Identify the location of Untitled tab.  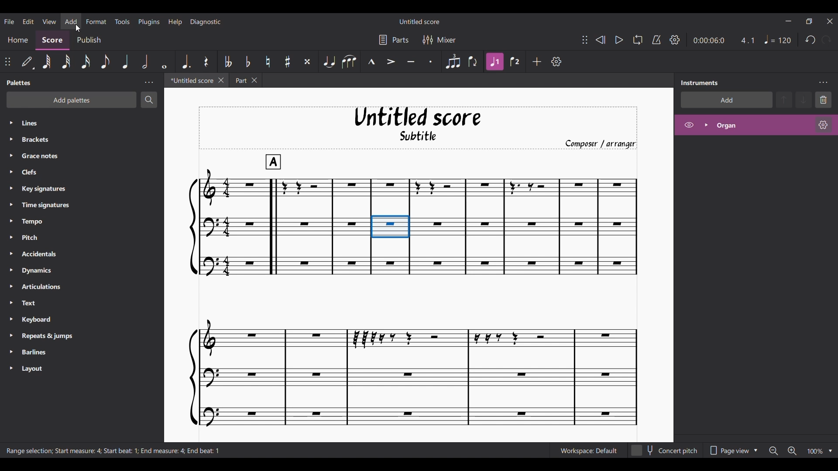
(190, 81).